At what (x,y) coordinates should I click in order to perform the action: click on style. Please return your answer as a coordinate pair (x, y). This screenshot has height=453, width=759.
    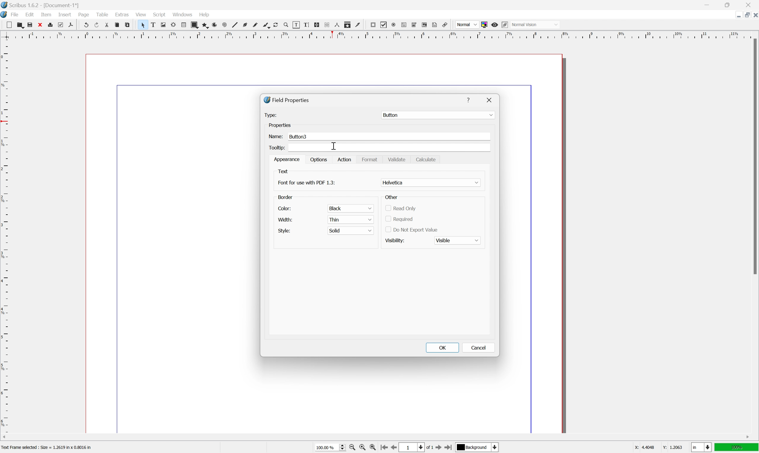
    Looking at the image, I should click on (284, 231).